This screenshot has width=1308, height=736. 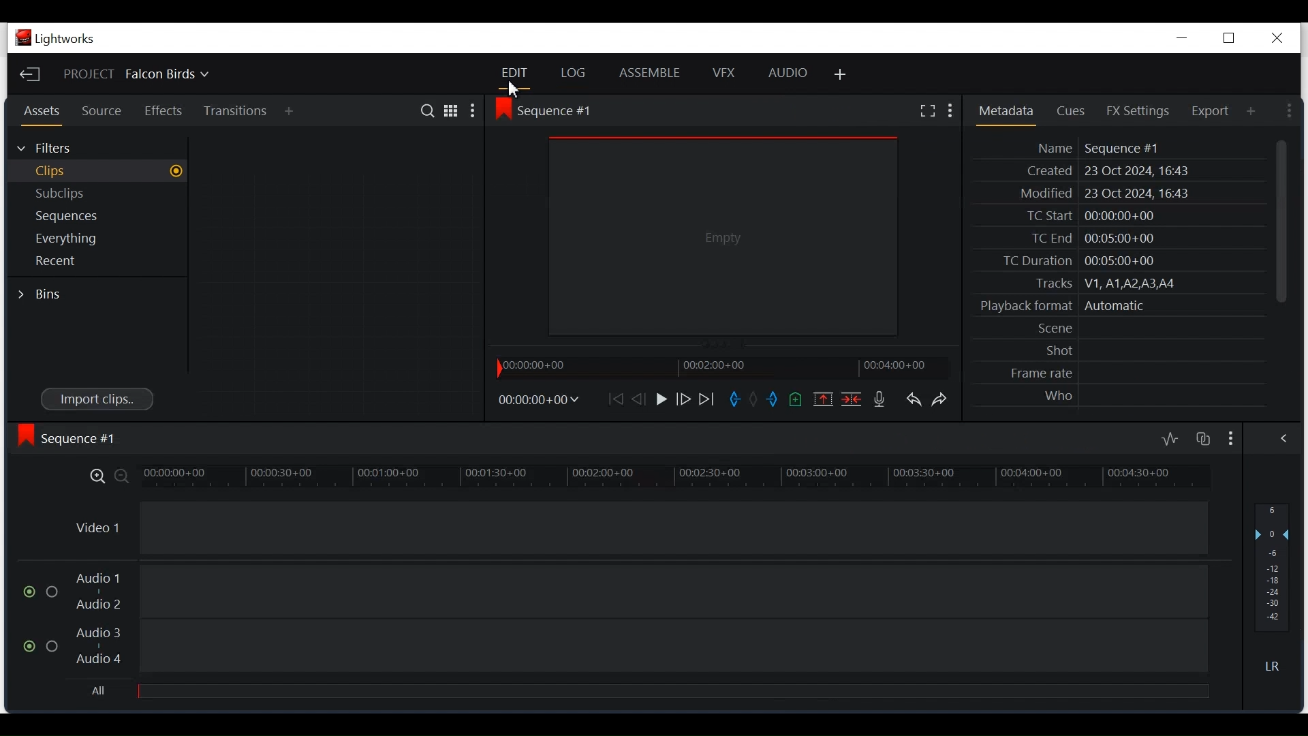 I want to click on Media Viewer, so click(x=725, y=236).